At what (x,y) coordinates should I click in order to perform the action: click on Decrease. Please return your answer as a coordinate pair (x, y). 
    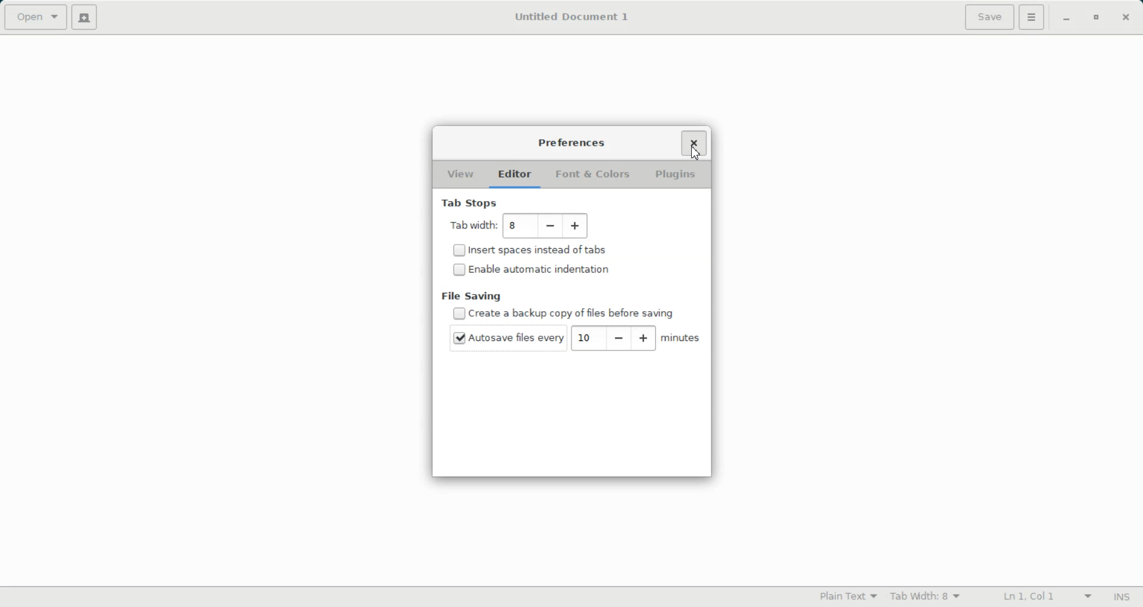
    Looking at the image, I should click on (551, 227).